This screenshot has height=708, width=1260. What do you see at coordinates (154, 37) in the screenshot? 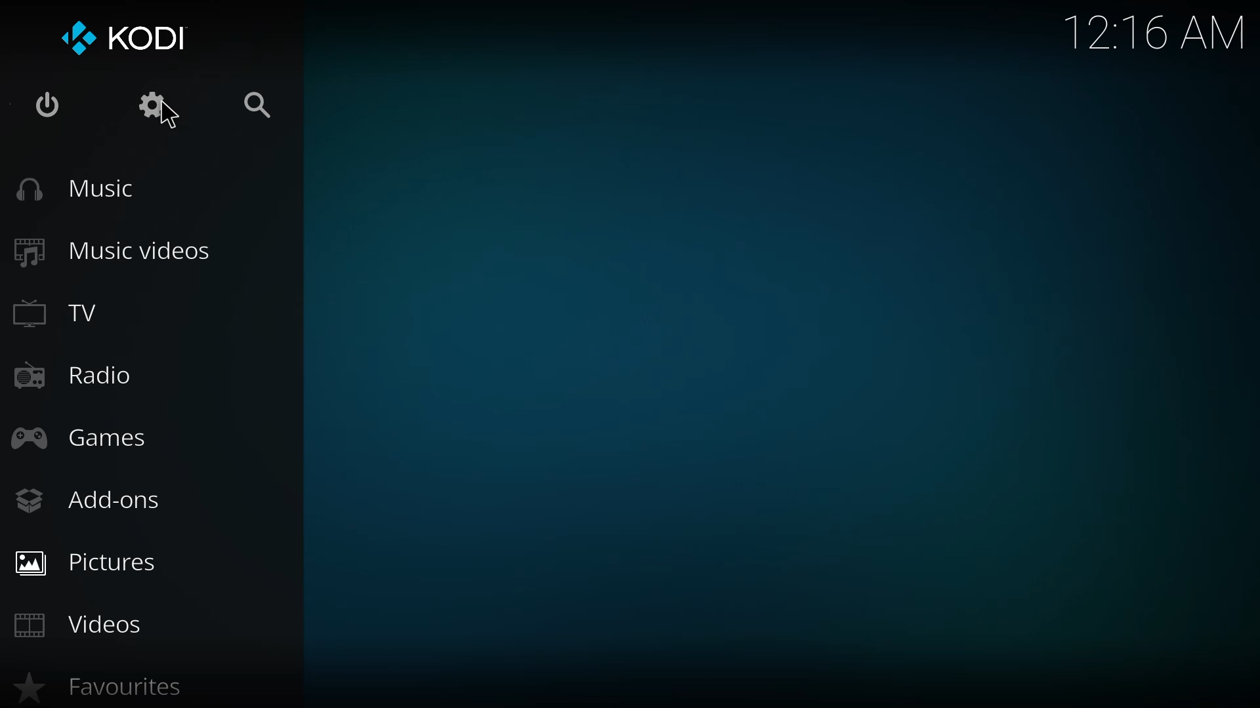
I see `kodi` at bounding box center [154, 37].